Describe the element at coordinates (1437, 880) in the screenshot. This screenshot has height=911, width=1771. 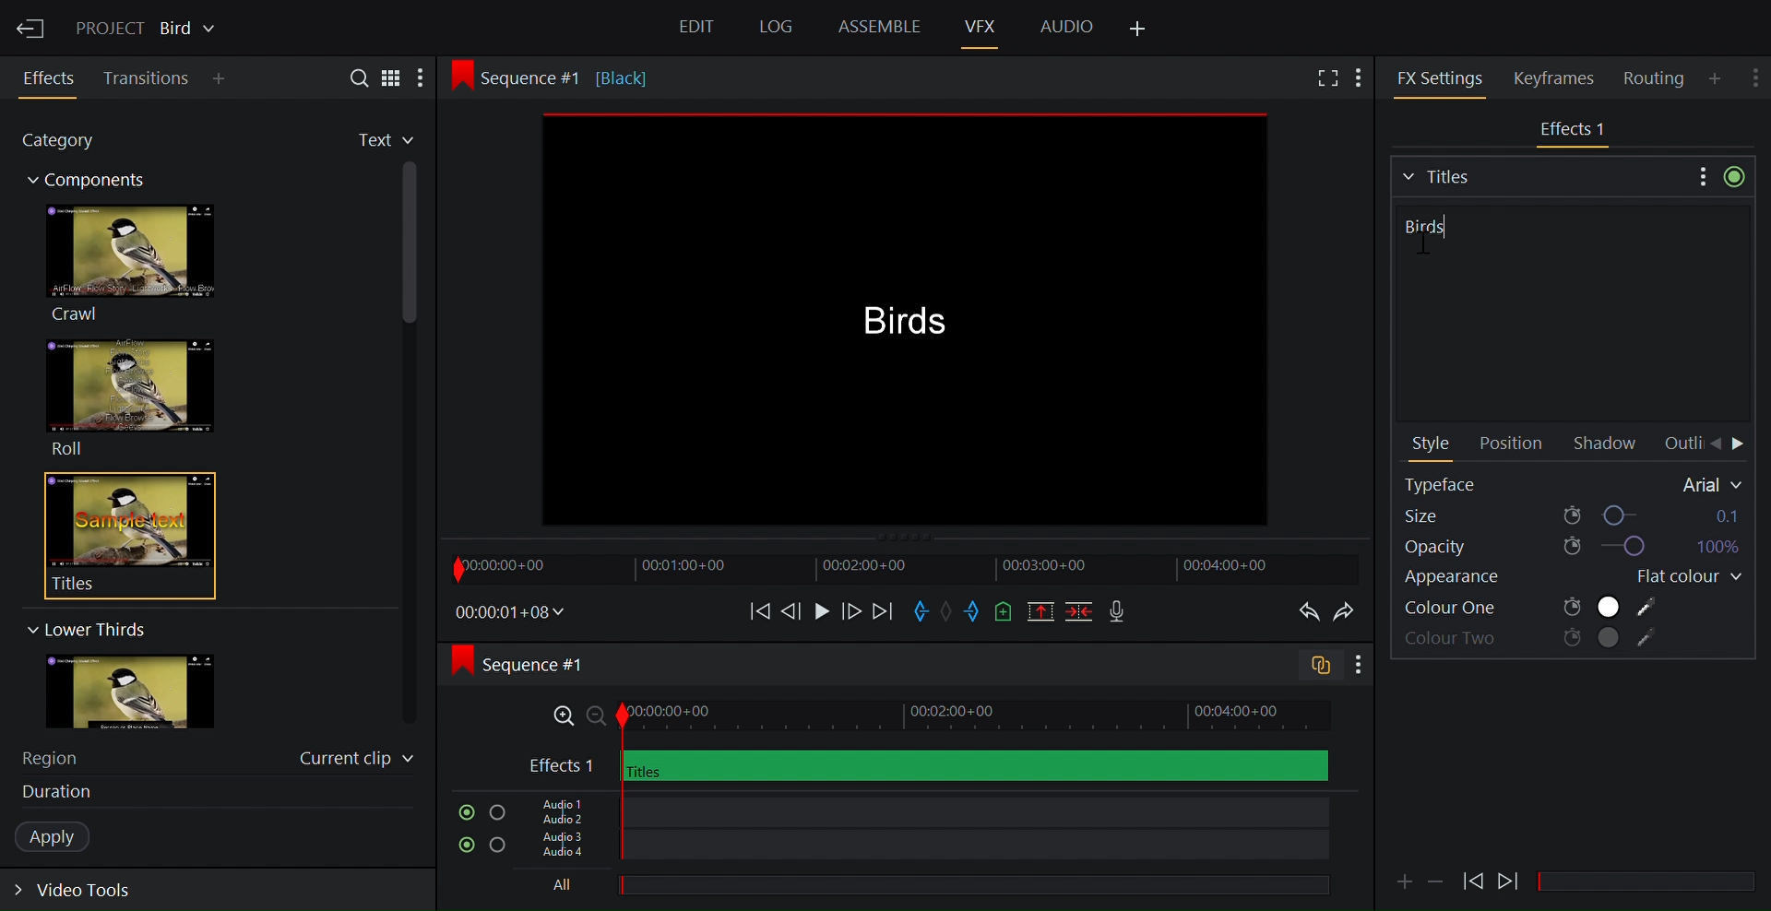
I see `Minimize` at that location.